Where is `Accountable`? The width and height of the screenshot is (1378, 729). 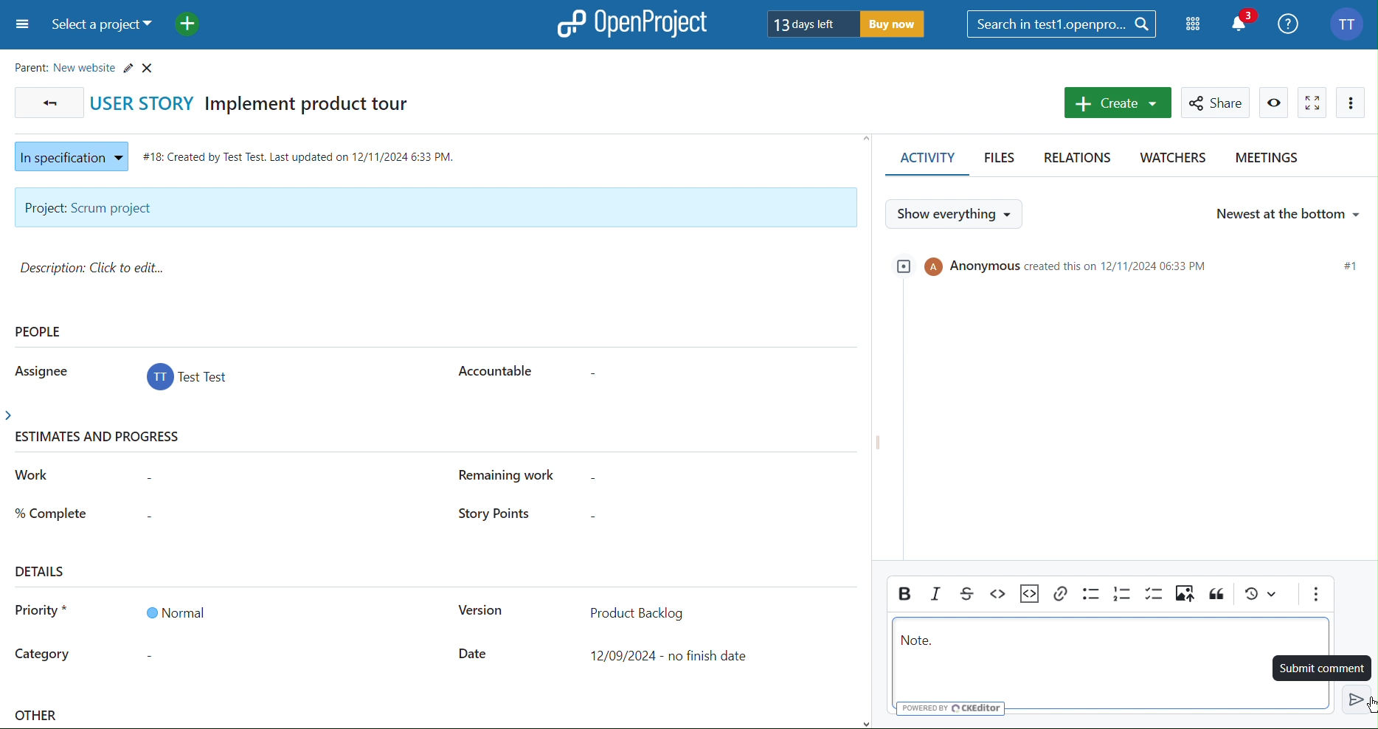
Accountable is located at coordinates (493, 369).